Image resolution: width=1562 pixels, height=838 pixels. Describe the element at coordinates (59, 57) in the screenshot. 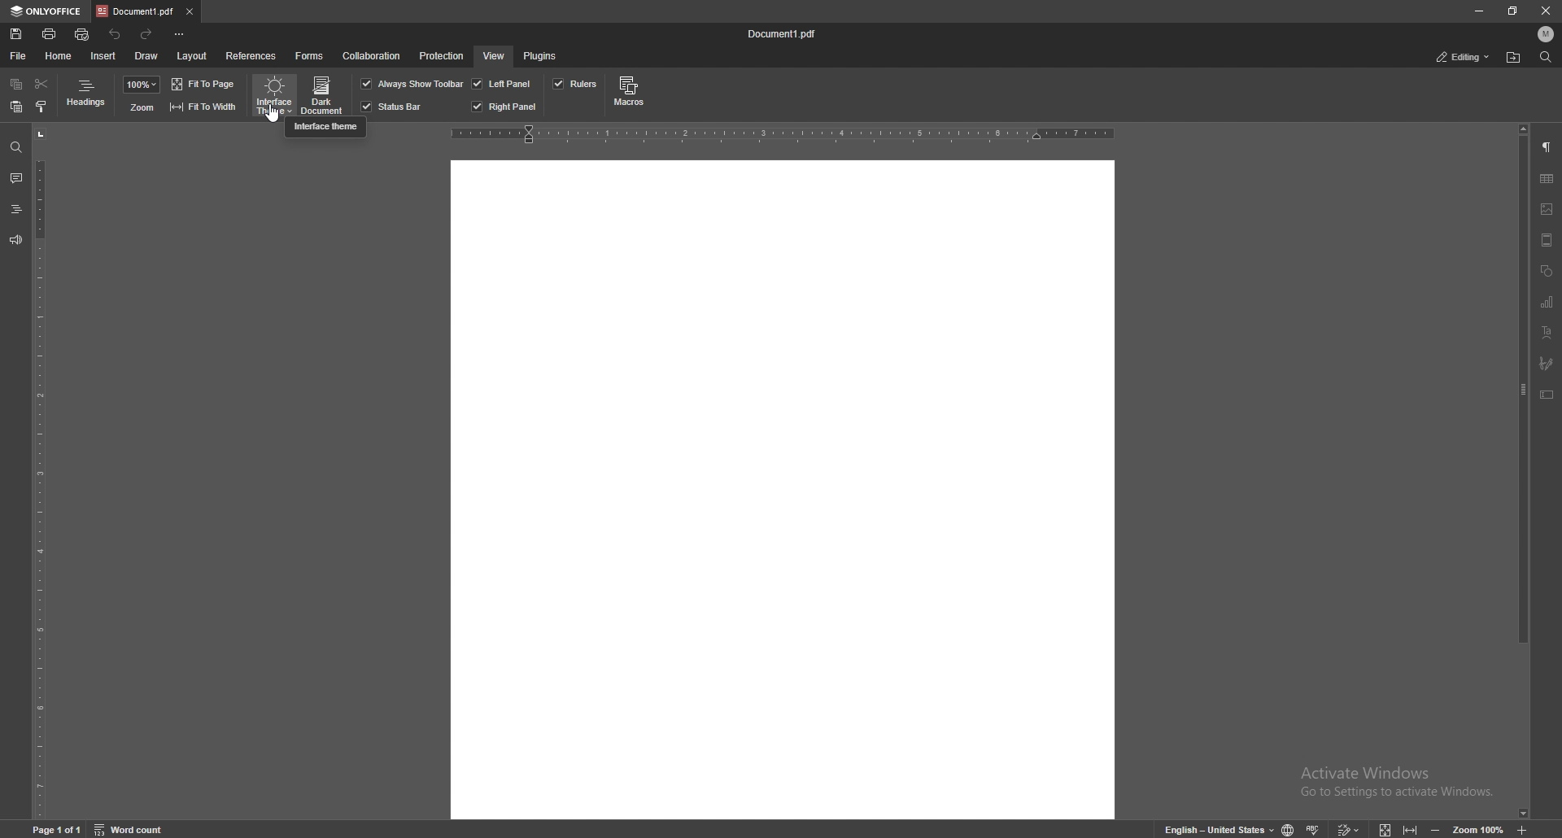

I see `home` at that location.